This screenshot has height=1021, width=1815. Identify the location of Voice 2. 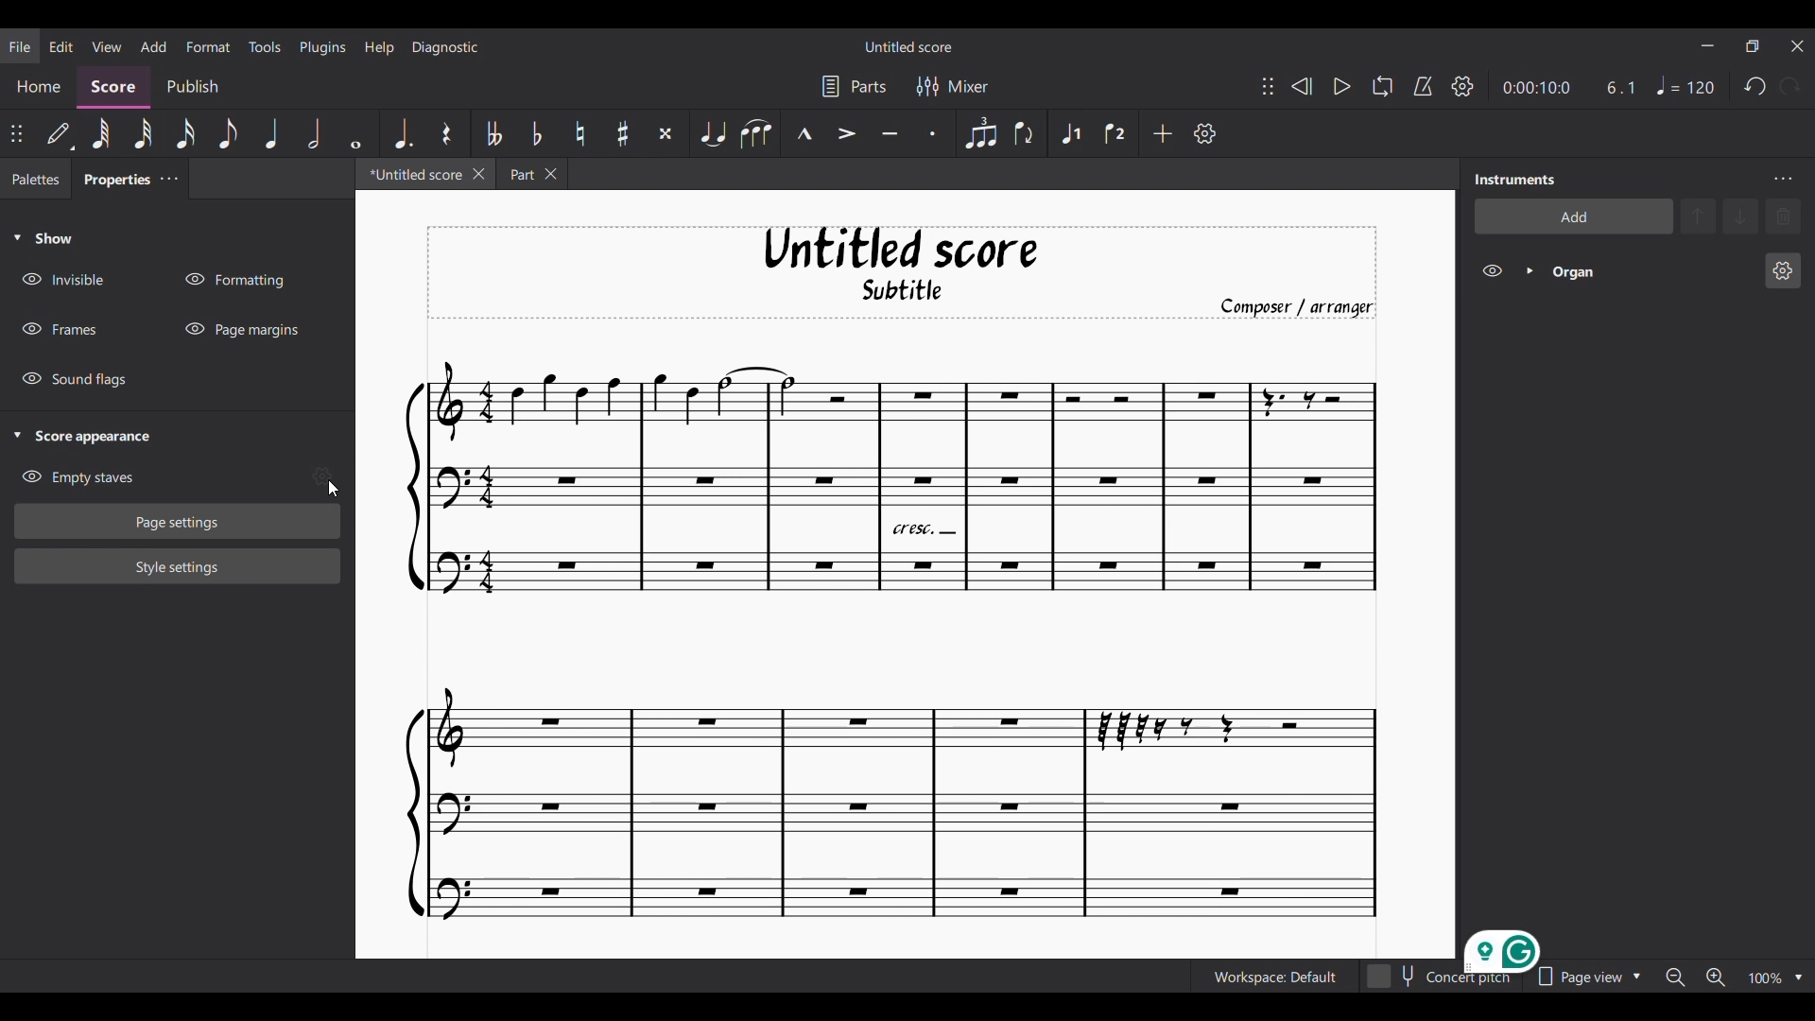
(1116, 133).